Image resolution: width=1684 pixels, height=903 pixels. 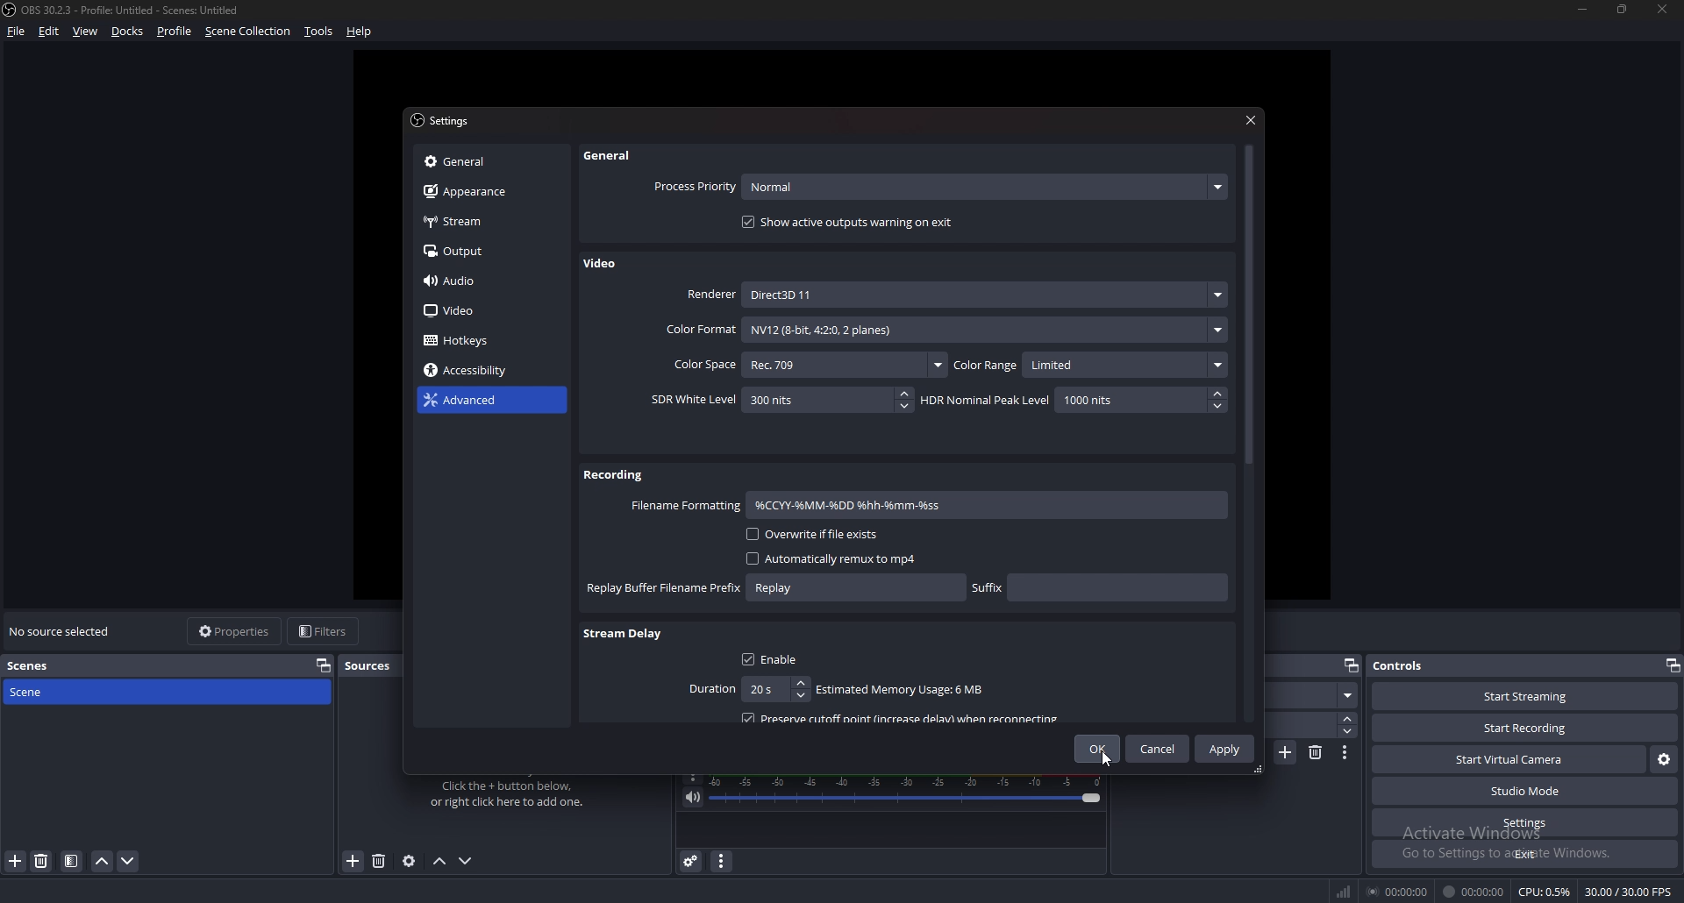 What do you see at coordinates (693, 799) in the screenshot?
I see `mute` at bounding box center [693, 799].